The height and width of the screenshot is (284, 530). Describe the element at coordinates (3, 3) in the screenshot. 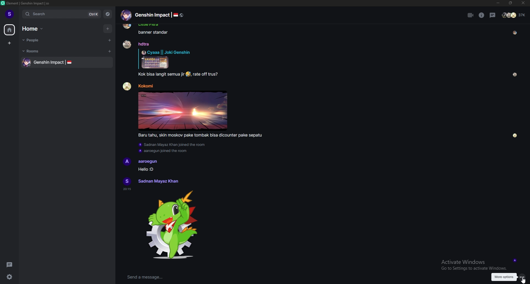

I see `Software logo` at that location.